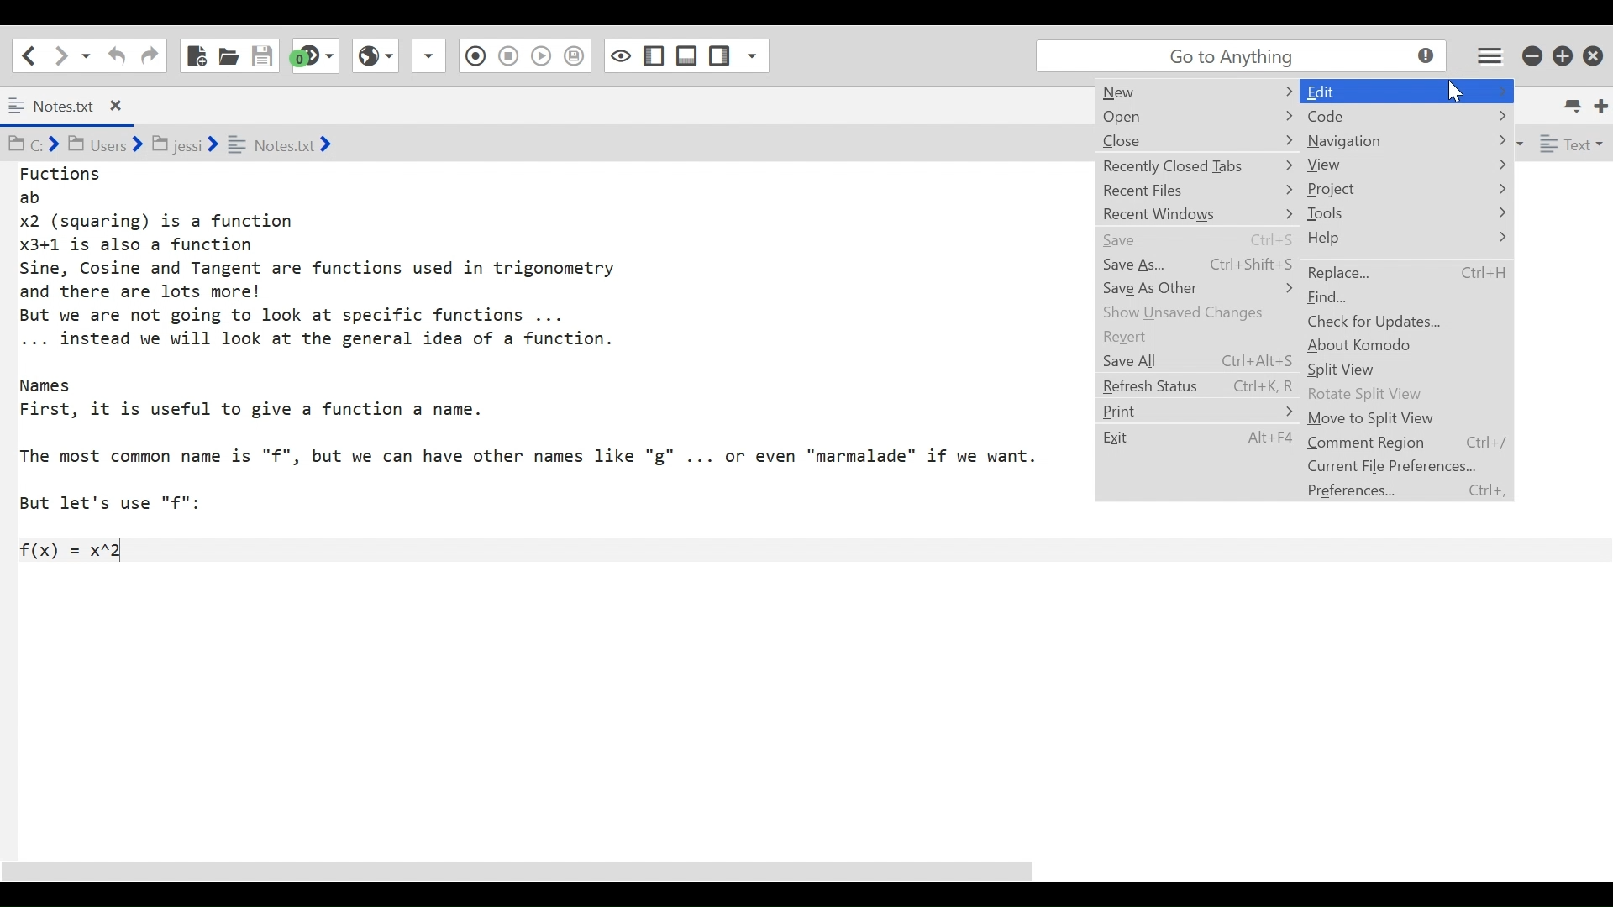 The image size is (1613, 907). What do you see at coordinates (315, 55) in the screenshot?
I see `Jump to next syntax checking result` at bounding box center [315, 55].